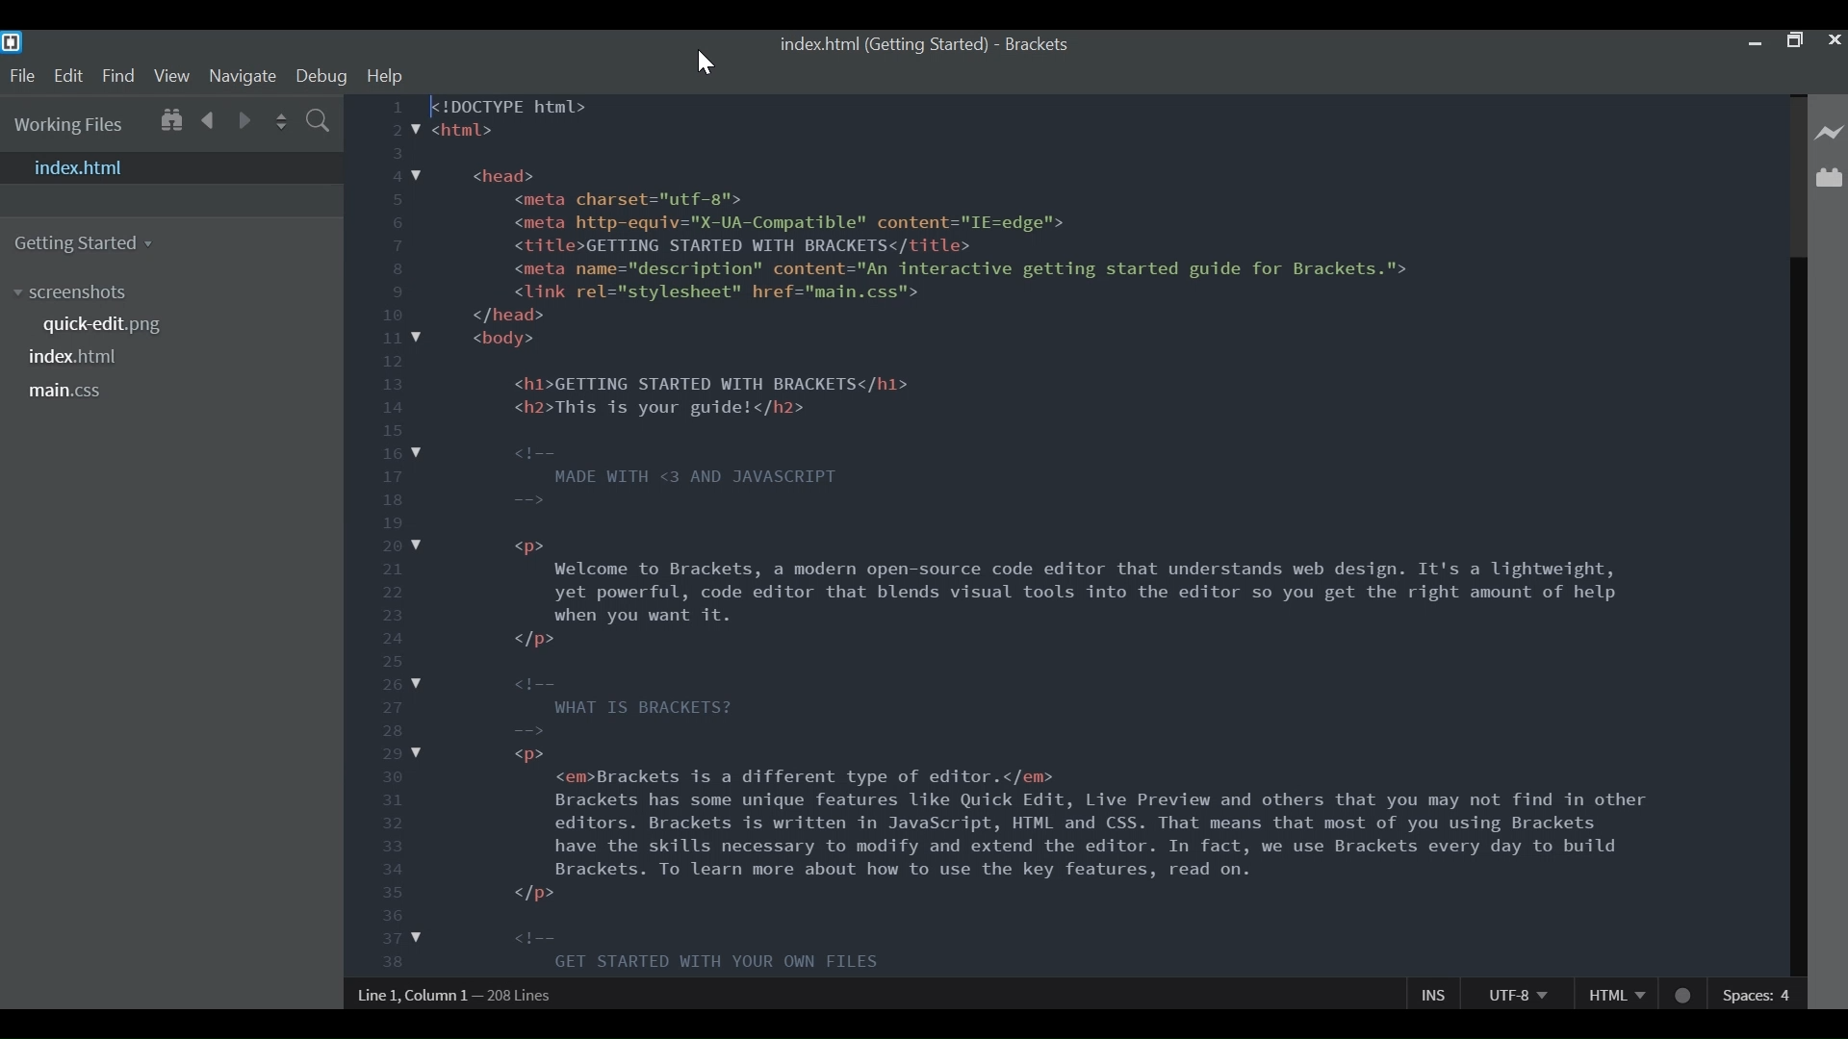  What do you see at coordinates (1795, 41) in the screenshot?
I see `Restore` at bounding box center [1795, 41].